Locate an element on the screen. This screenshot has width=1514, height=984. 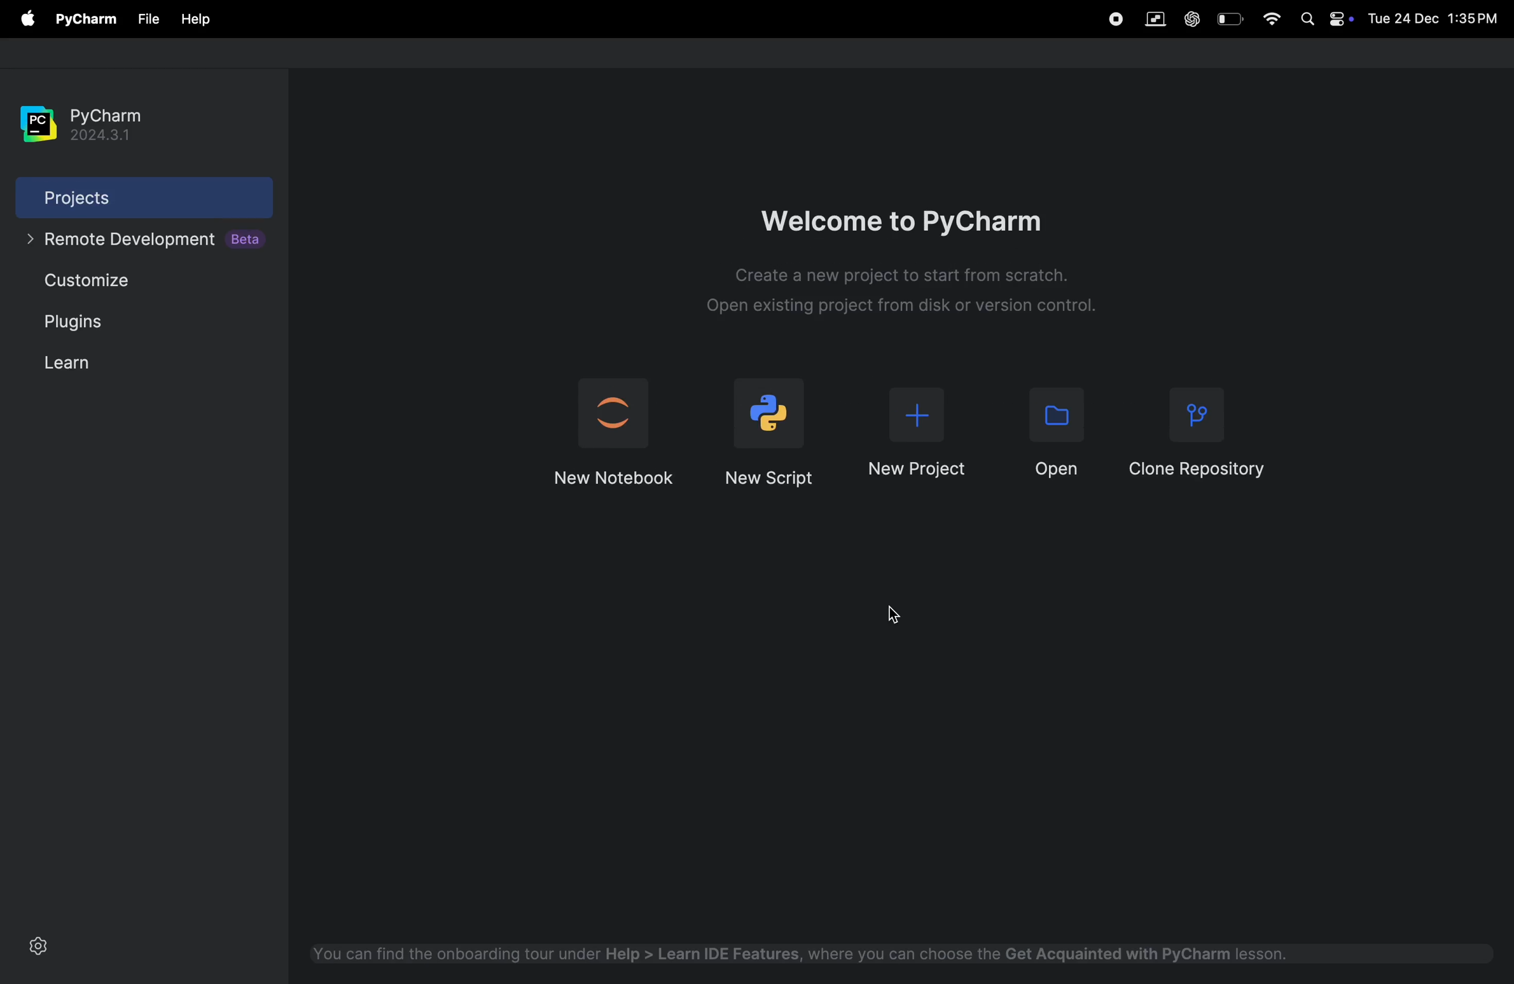
pycharm is located at coordinates (79, 126).